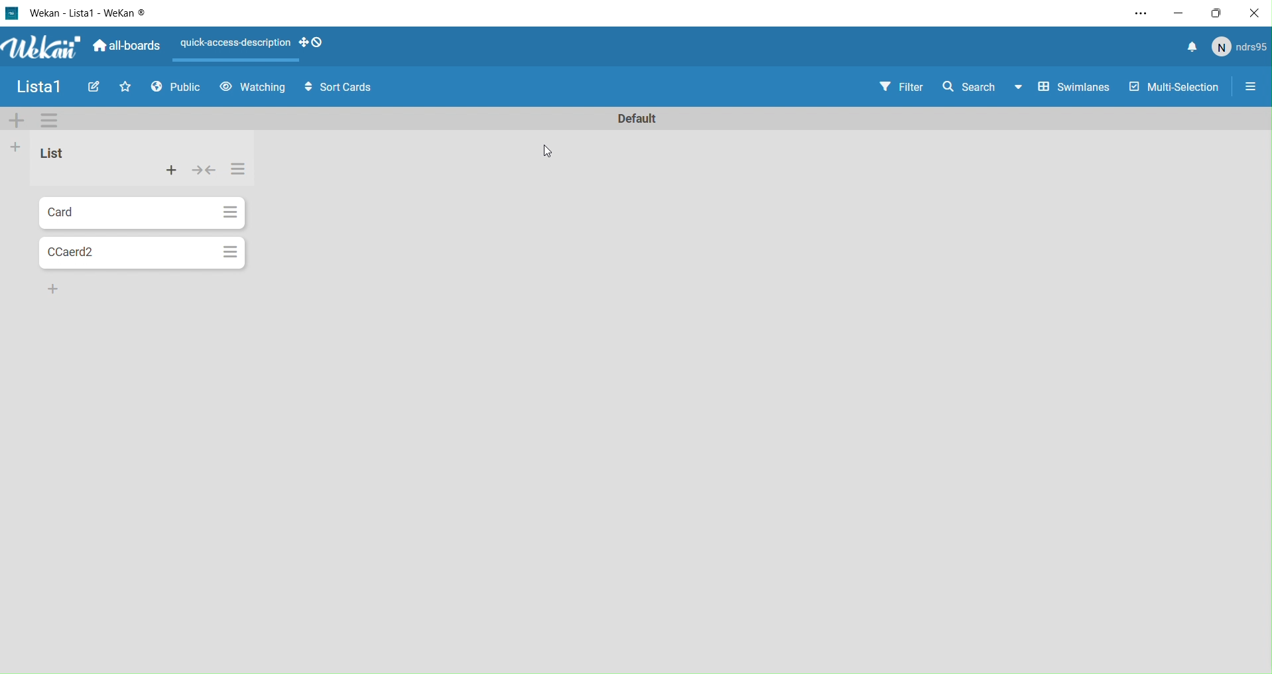 Image resolution: width=1272 pixels, height=674 pixels. Describe the element at coordinates (1256, 13) in the screenshot. I see `Close` at that location.